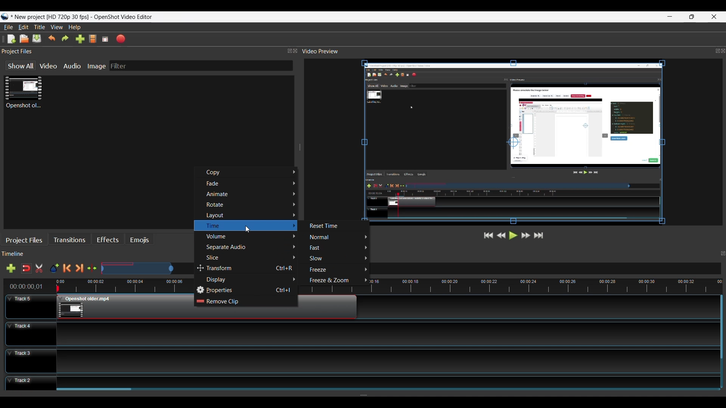 The image size is (726, 408). Describe the element at coordinates (71, 67) in the screenshot. I see `Audio` at that location.